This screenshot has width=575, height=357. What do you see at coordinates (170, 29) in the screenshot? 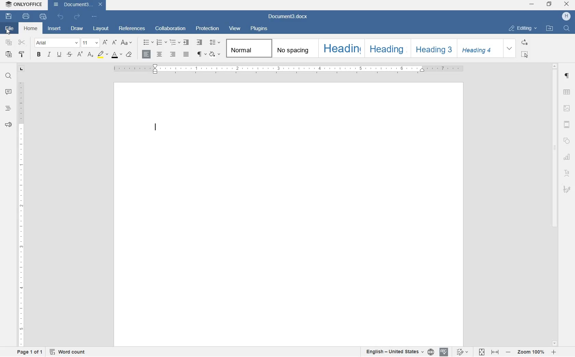
I see `collaboration` at bounding box center [170, 29].